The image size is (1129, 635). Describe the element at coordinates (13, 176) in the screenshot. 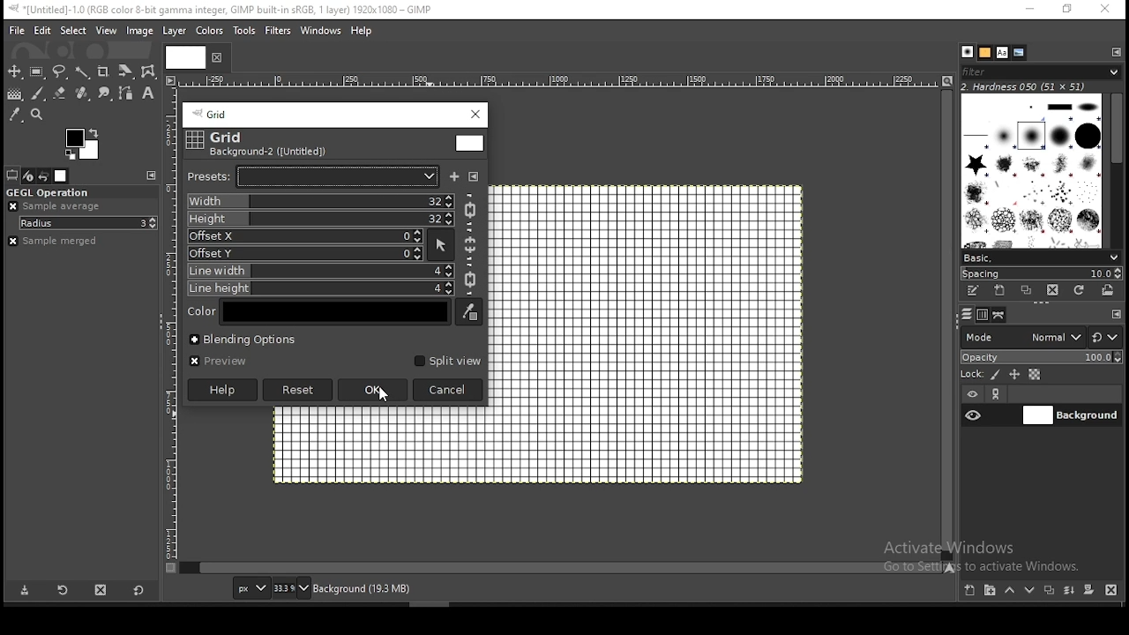

I see `tool options` at that location.